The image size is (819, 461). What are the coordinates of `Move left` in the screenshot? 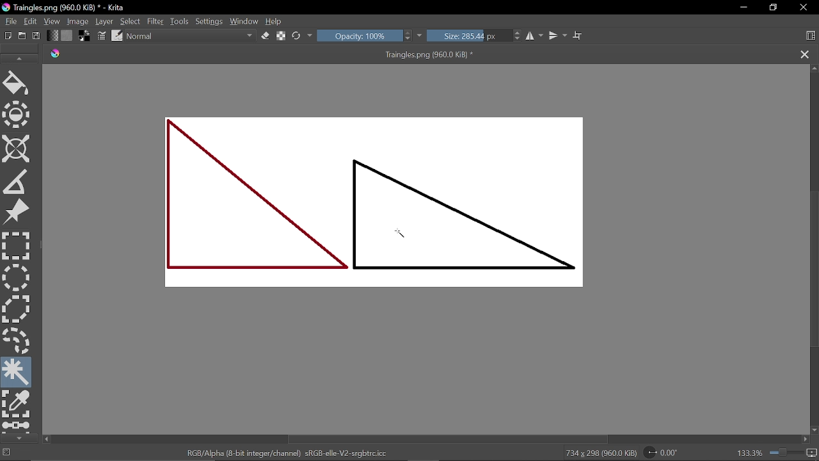 It's located at (46, 439).